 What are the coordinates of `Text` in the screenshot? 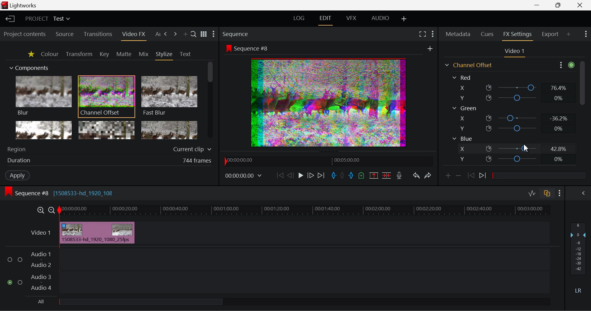 It's located at (185, 54).